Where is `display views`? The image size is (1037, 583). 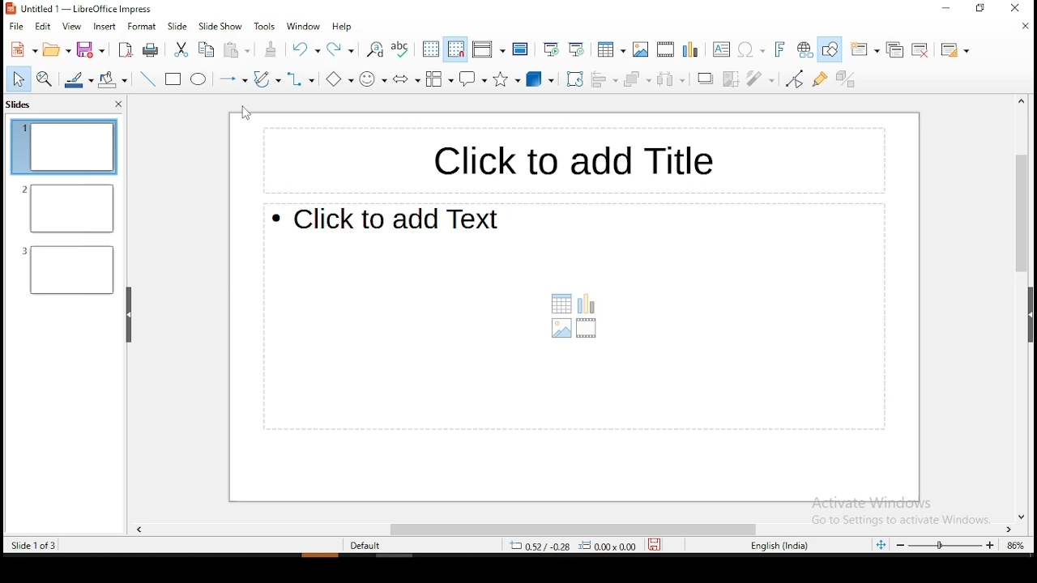 display views is located at coordinates (488, 50).